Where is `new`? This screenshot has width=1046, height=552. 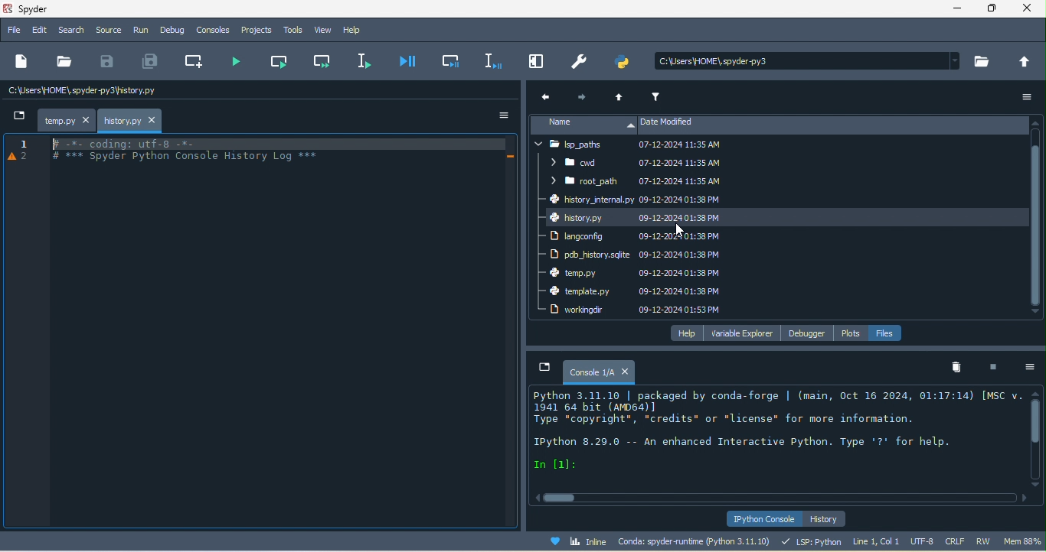
new is located at coordinates (26, 61).